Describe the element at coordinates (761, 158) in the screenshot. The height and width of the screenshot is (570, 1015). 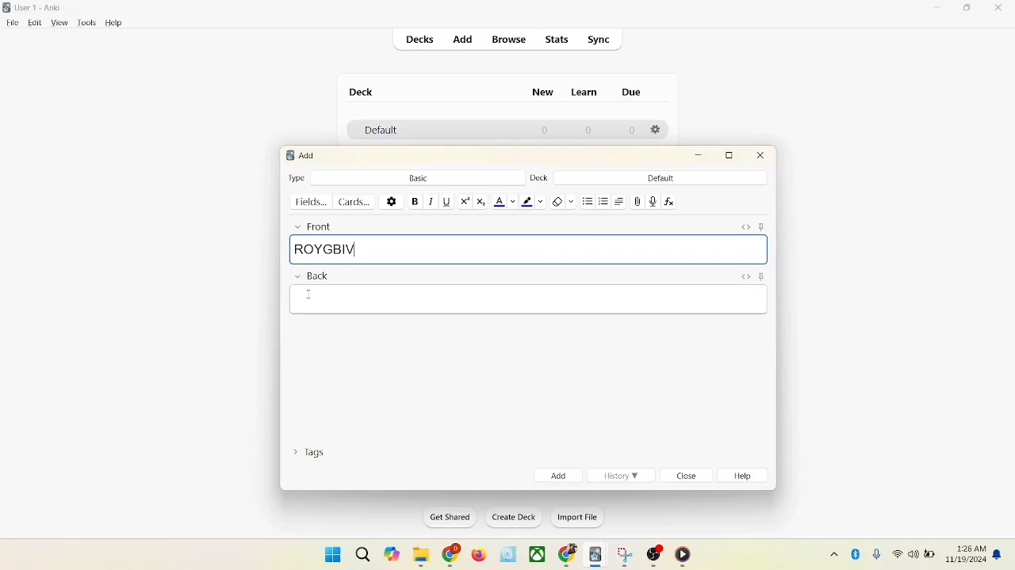
I see `close` at that location.